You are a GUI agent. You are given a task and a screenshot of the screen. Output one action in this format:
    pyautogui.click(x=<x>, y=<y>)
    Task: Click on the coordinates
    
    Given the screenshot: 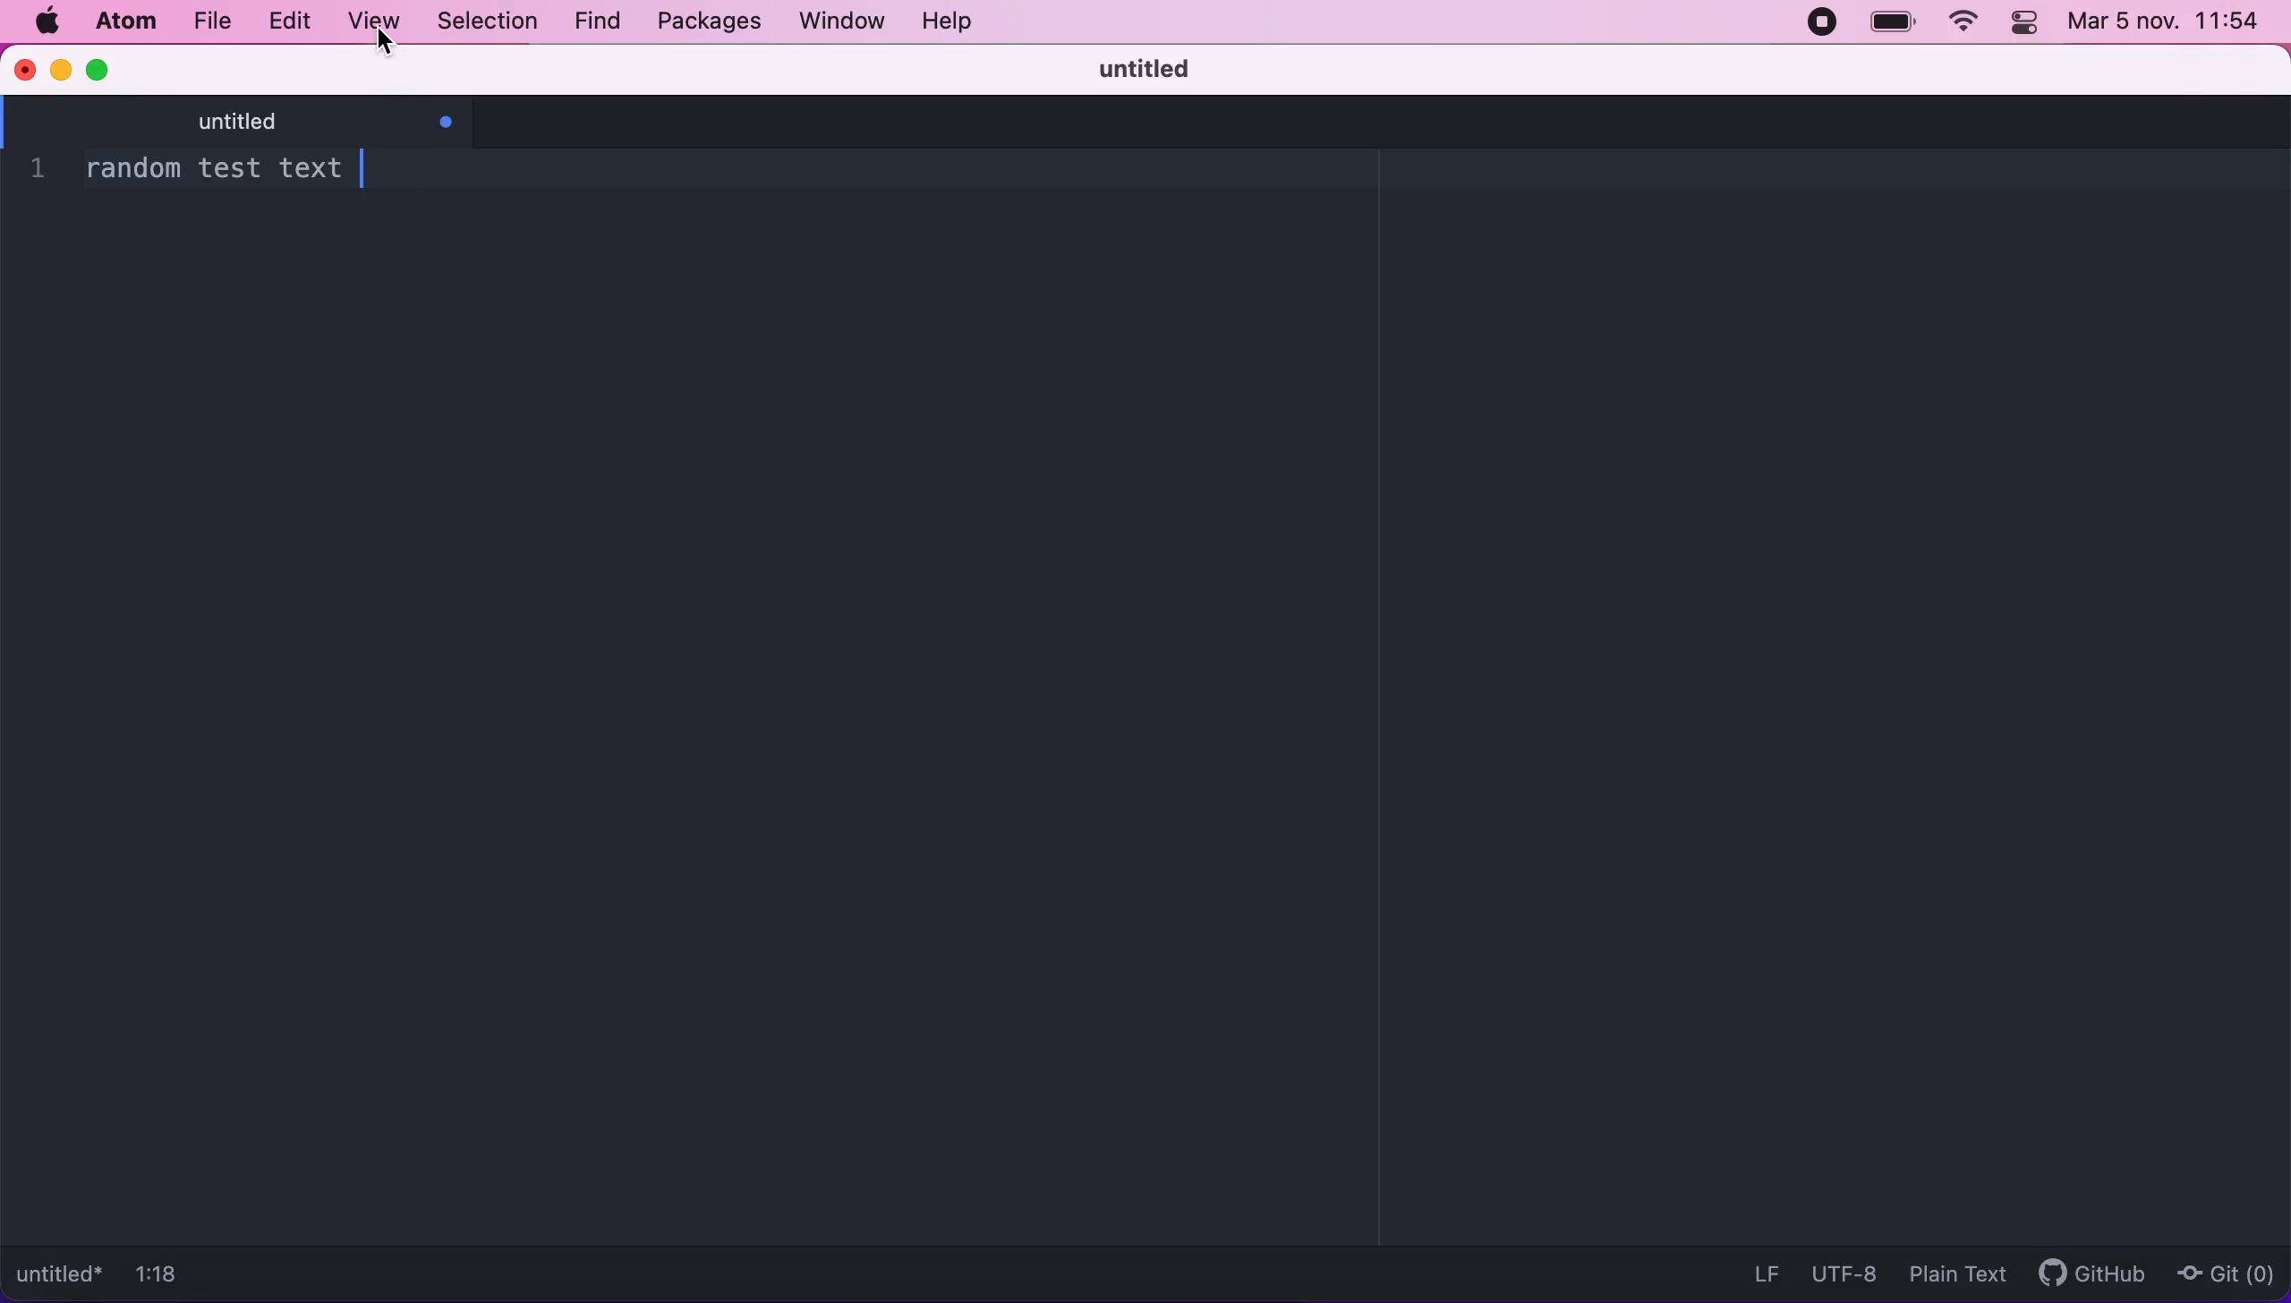 What is the action you would take?
    pyautogui.click(x=176, y=1278)
    